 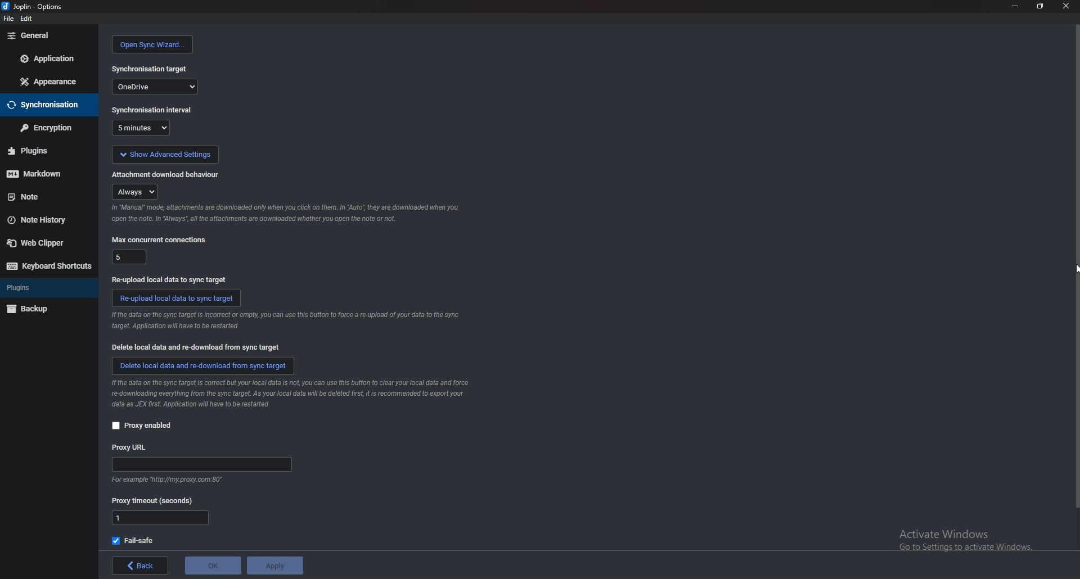 What do you see at coordinates (272, 566) in the screenshot?
I see `apply` at bounding box center [272, 566].